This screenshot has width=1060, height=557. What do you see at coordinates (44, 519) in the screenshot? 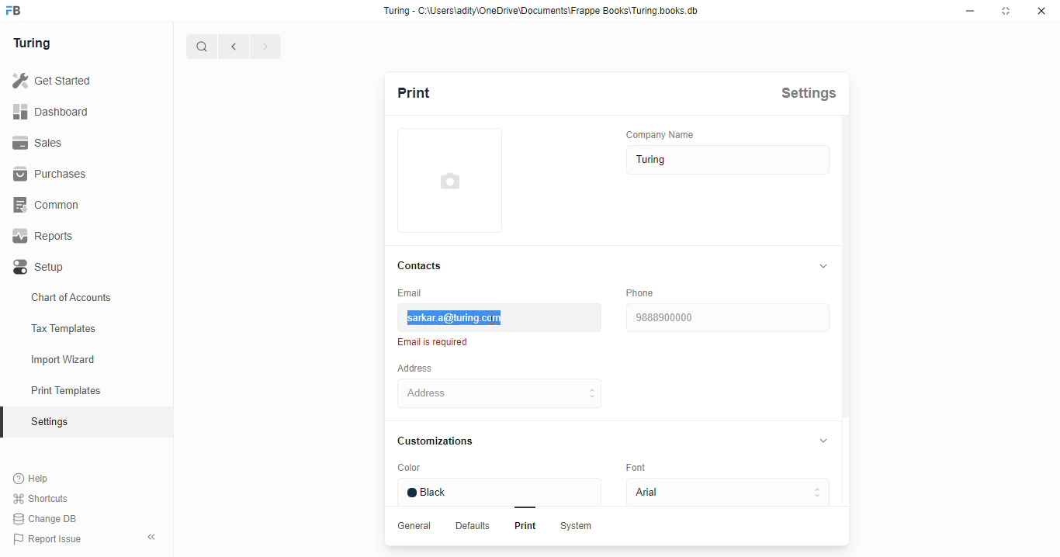
I see `Change DB` at bounding box center [44, 519].